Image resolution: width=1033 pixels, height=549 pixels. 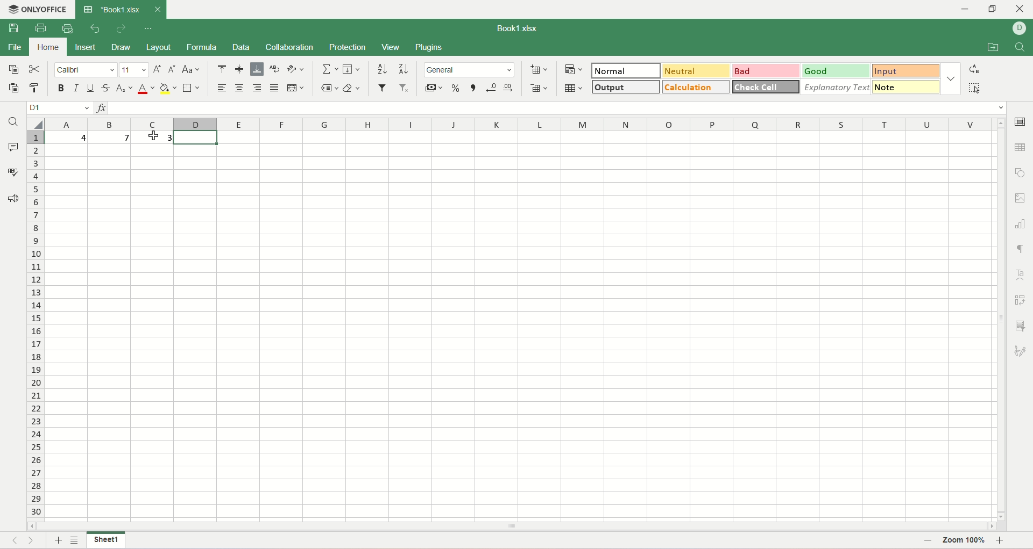 I want to click on formula, so click(x=202, y=47).